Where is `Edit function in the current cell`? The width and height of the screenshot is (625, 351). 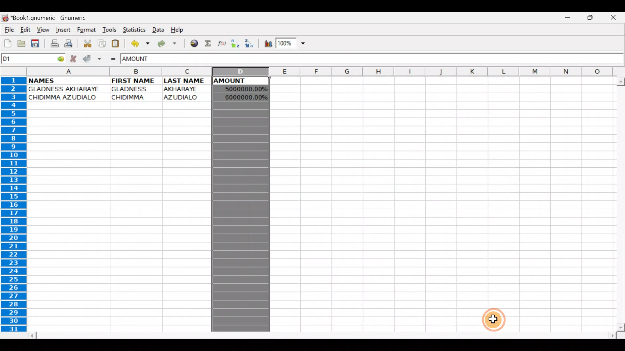 Edit function in the current cell is located at coordinates (223, 44).